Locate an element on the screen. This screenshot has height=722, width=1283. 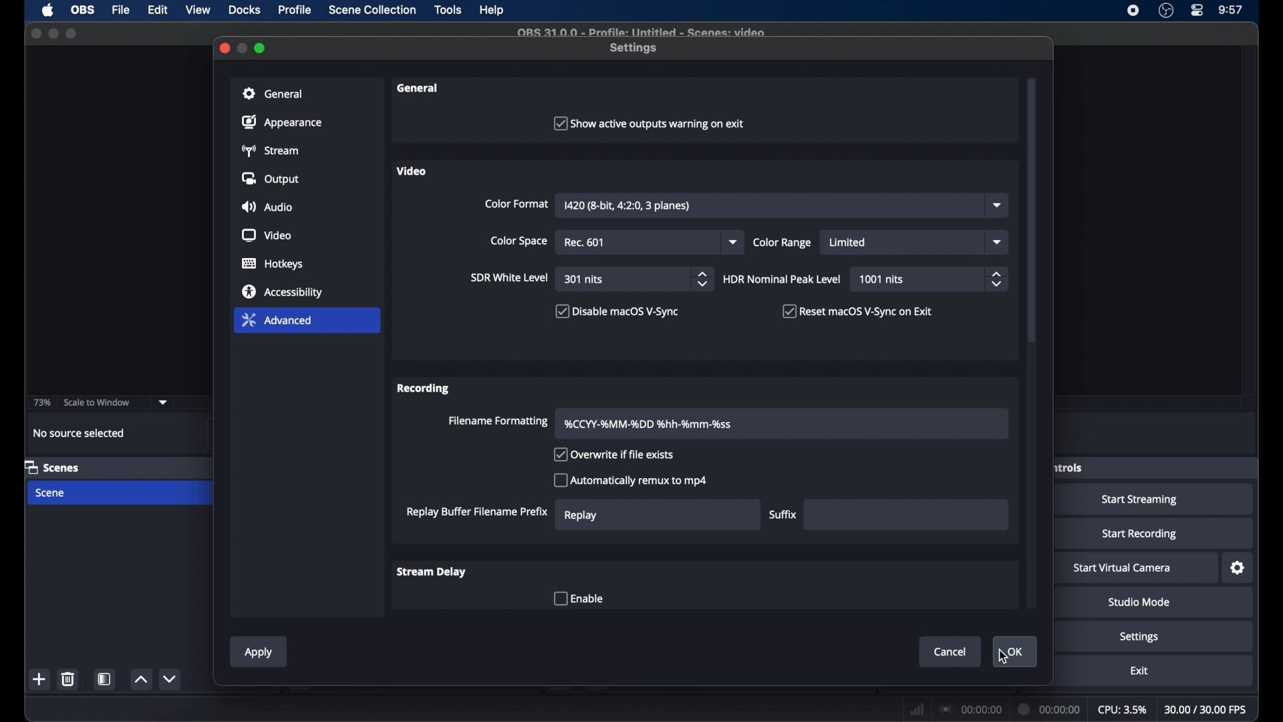
checkbox is located at coordinates (649, 123).